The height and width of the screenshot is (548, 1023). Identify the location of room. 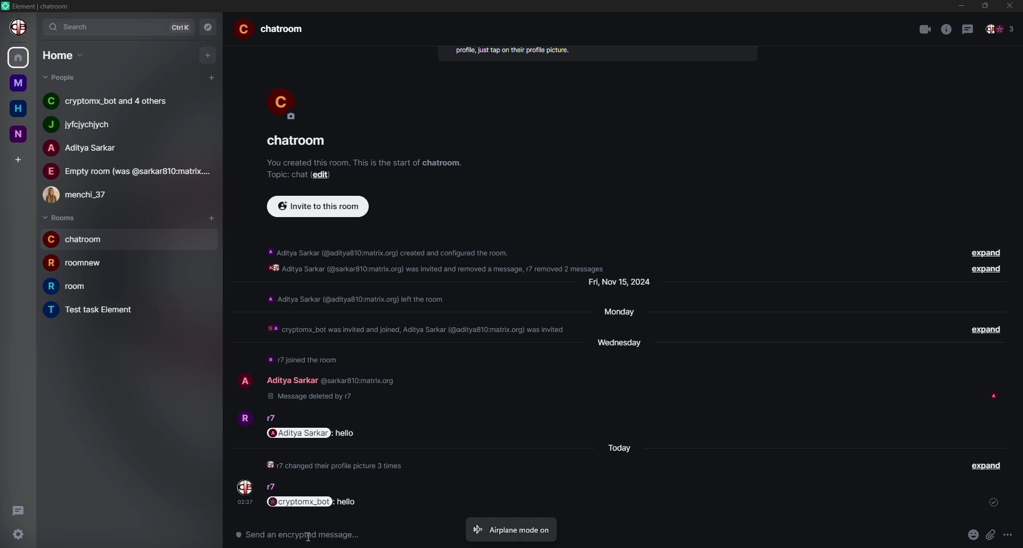
(69, 286).